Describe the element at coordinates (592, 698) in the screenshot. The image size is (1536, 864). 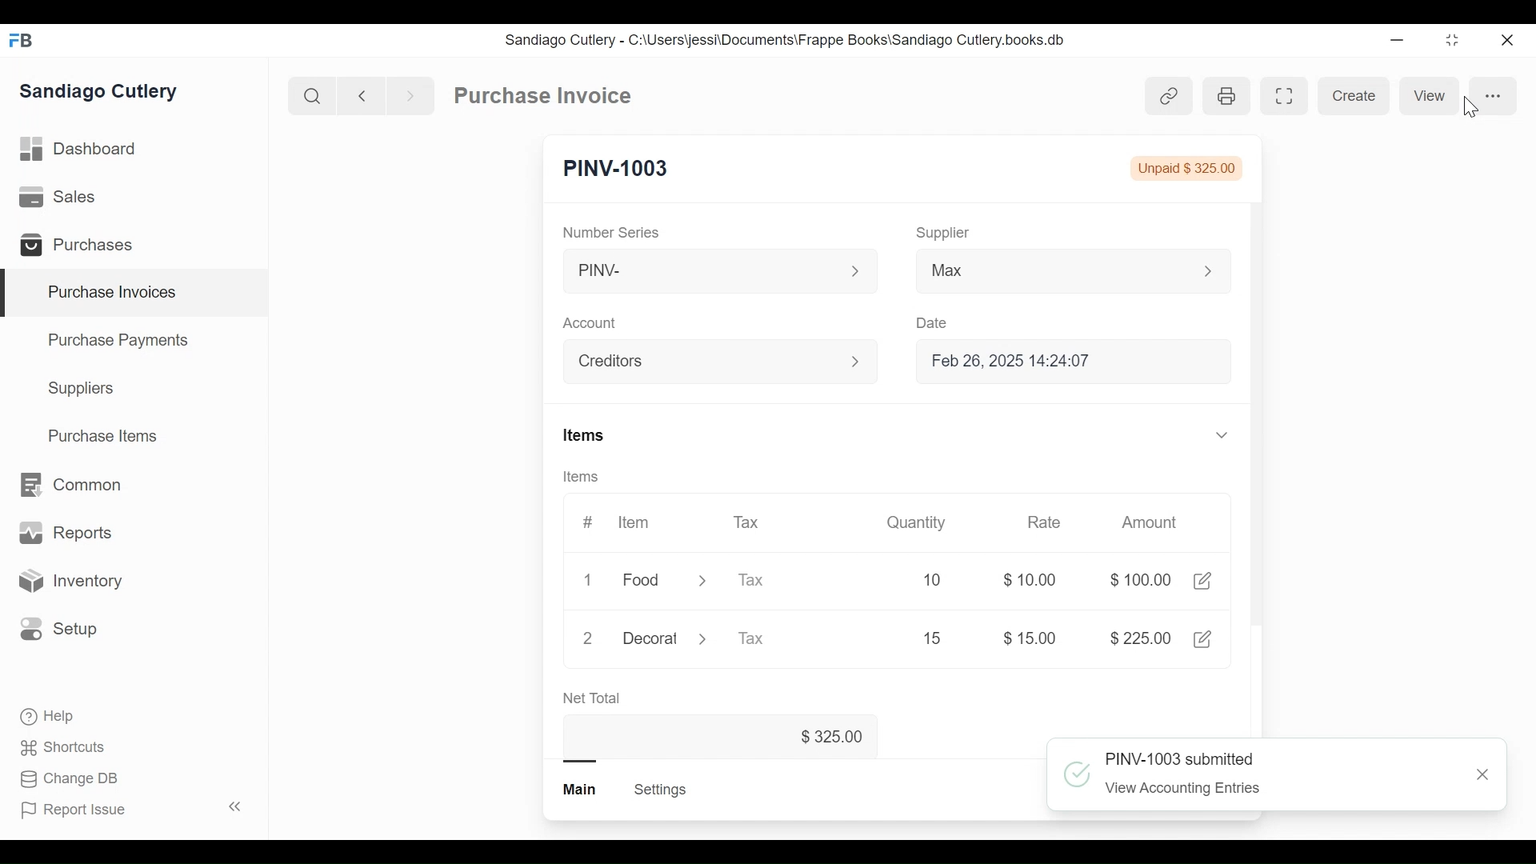
I see `Net Total` at that location.